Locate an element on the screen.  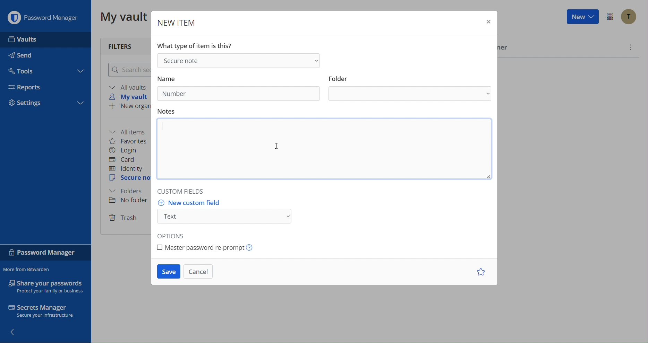
Close is located at coordinates (487, 22).